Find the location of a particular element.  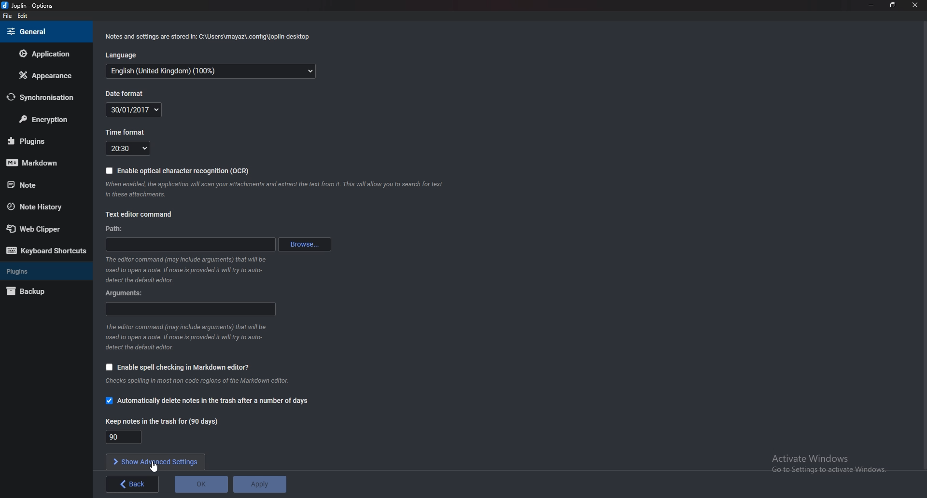

Encryption is located at coordinates (44, 120).